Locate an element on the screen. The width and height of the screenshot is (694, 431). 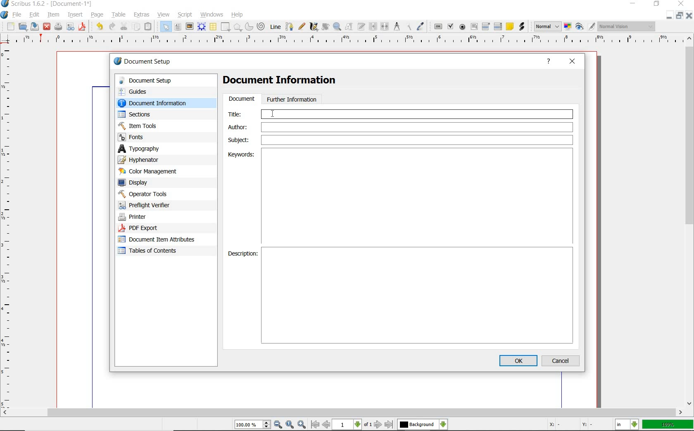
guides is located at coordinates (158, 91).